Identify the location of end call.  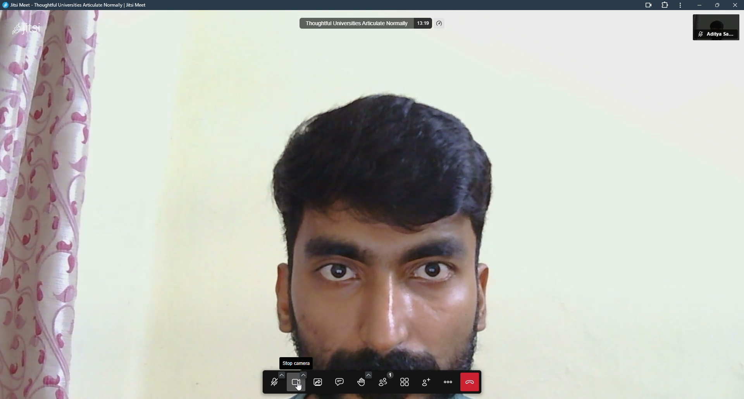
(472, 382).